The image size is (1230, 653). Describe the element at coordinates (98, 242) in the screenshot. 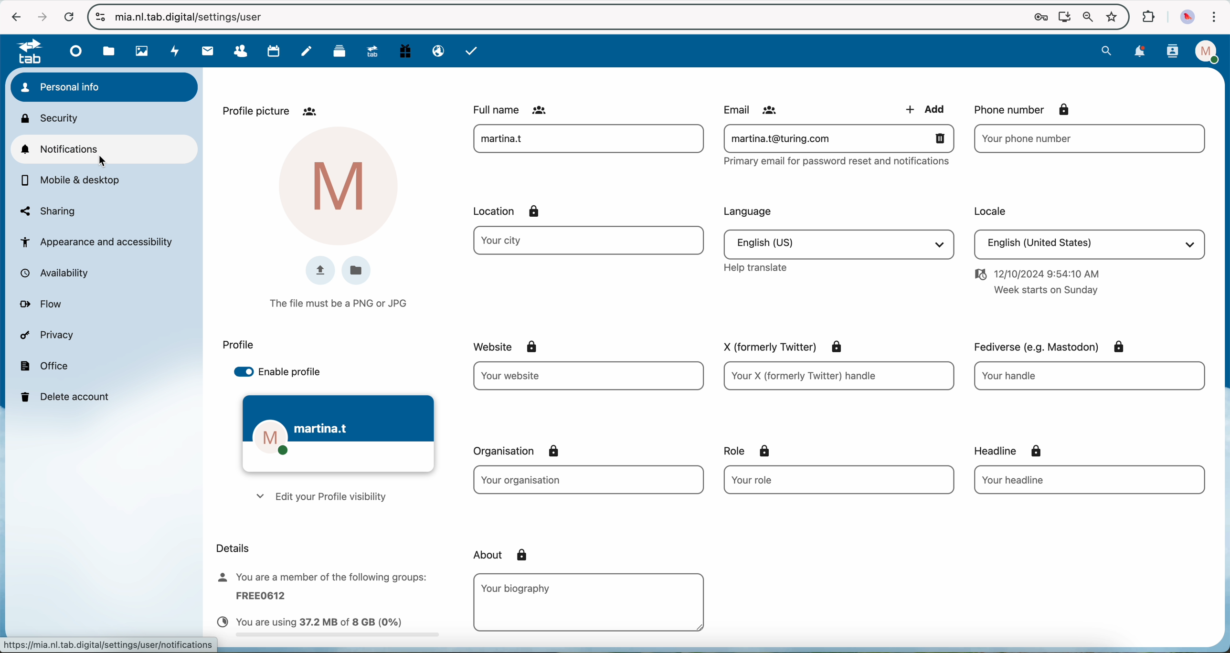

I see `appearance and accessibility` at that location.